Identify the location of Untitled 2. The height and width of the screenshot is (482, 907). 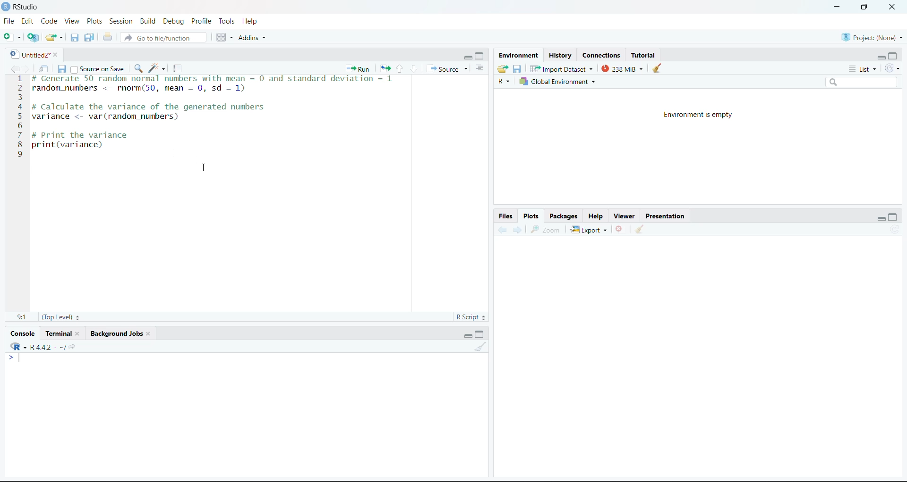
(28, 55).